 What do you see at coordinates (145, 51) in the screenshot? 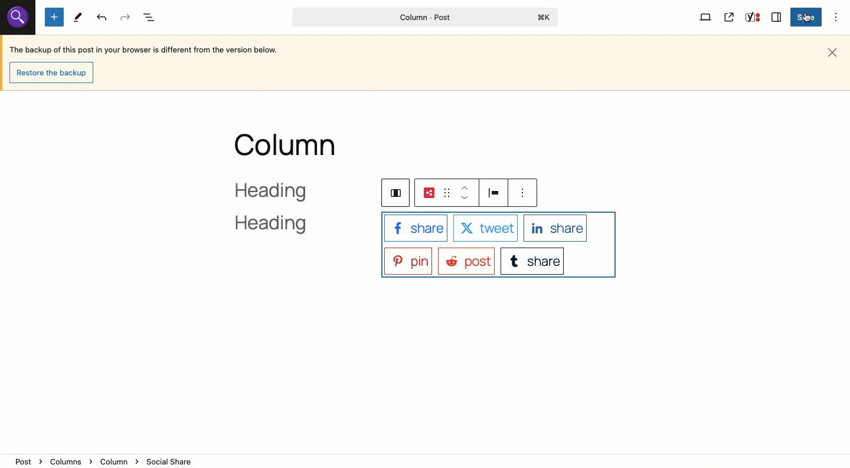
I see `Backup` at bounding box center [145, 51].